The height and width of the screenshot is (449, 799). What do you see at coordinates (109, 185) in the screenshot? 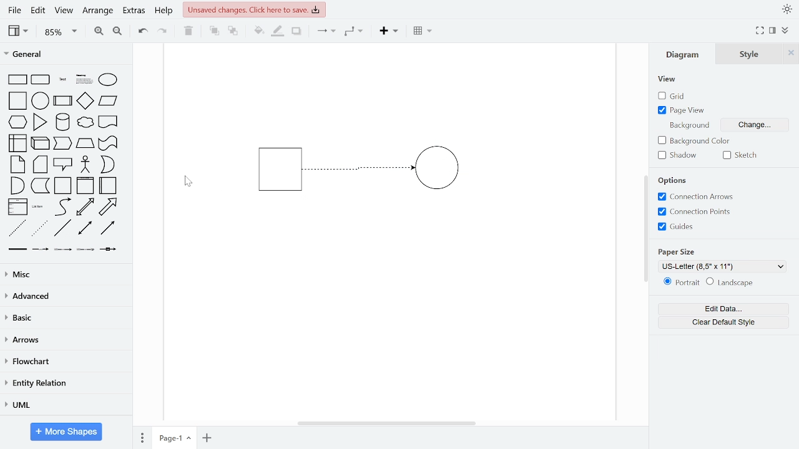
I see `horizontal container` at bounding box center [109, 185].